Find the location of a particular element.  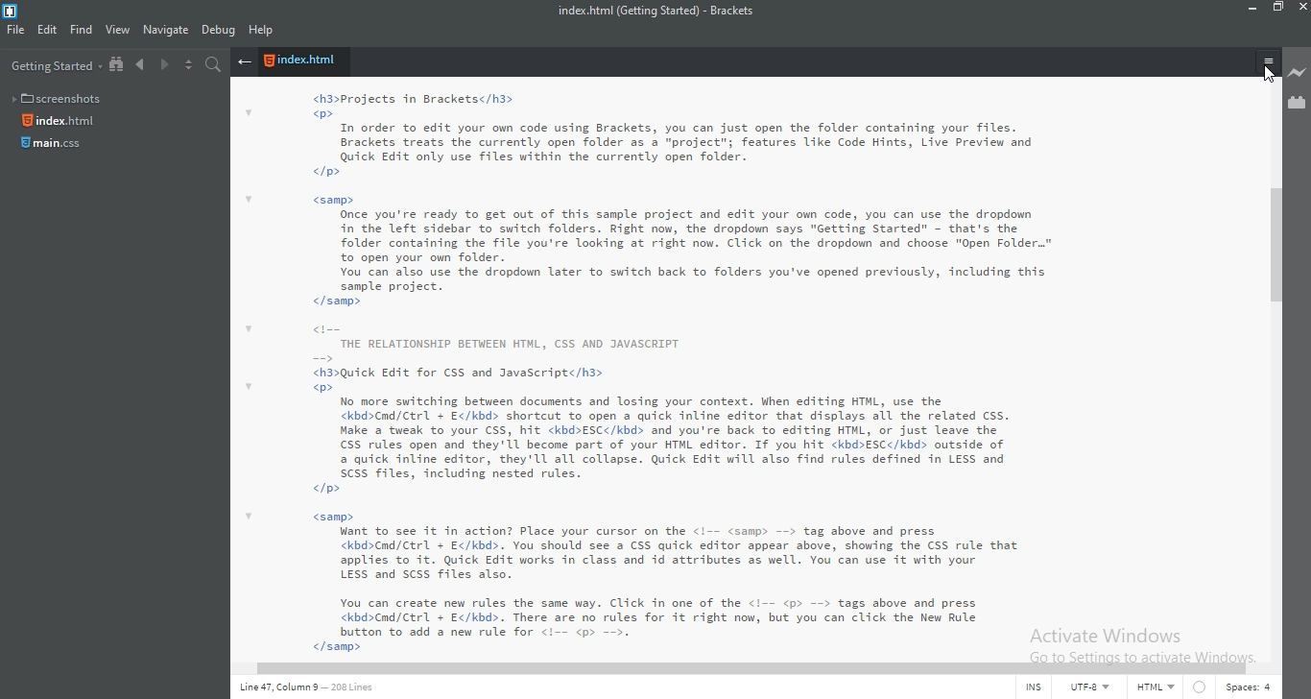

logo is located at coordinates (14, 11).